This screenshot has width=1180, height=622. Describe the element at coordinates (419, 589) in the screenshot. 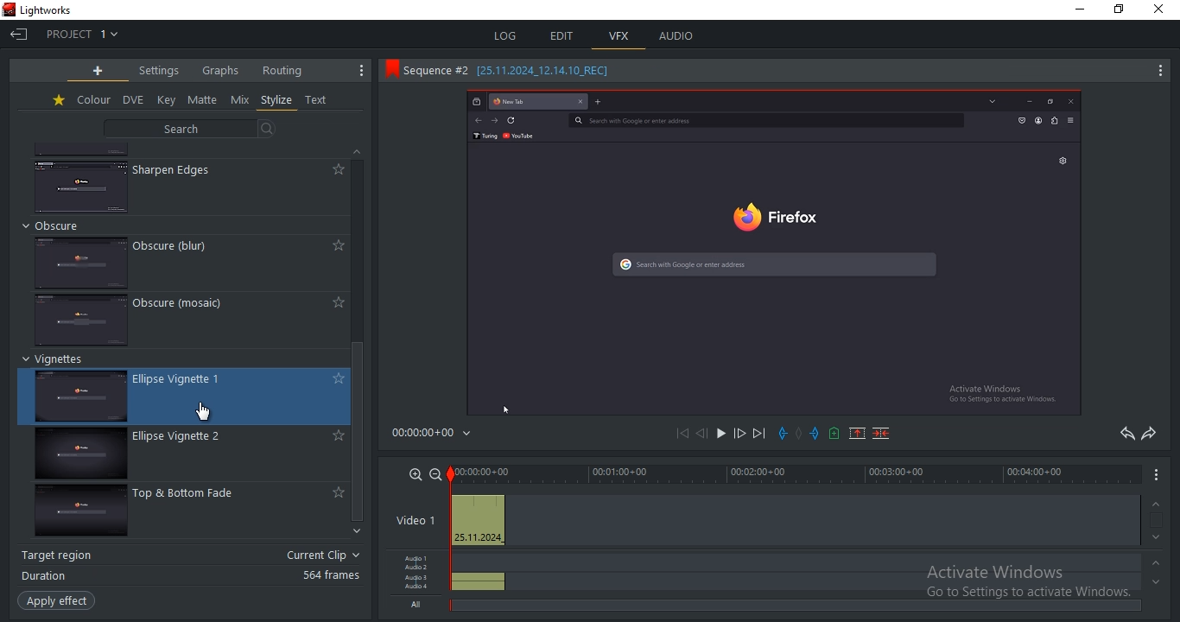

I see `Audio 4` at that location.